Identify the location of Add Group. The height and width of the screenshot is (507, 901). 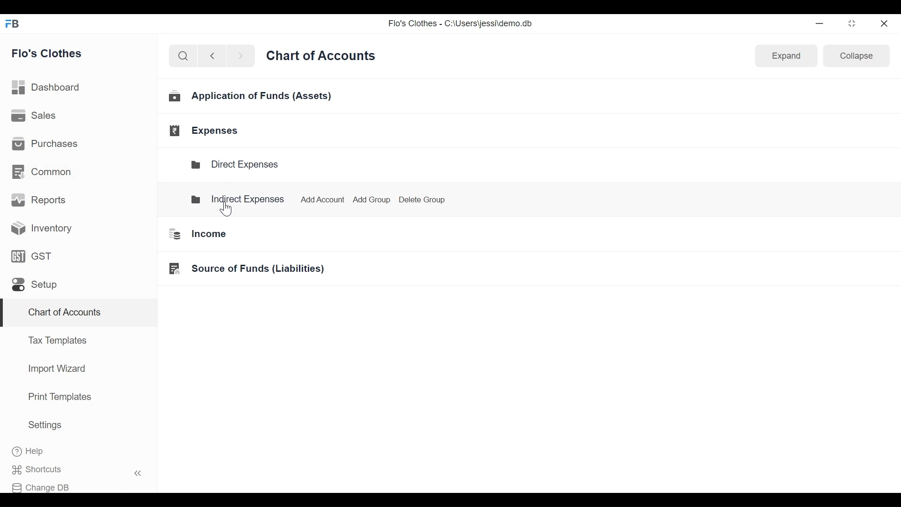
(370, 200).